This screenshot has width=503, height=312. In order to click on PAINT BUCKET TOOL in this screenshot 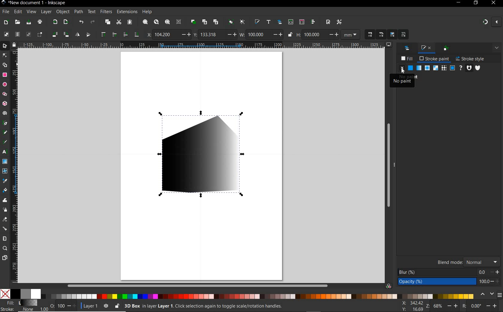, I will do `click(5, 191)`.